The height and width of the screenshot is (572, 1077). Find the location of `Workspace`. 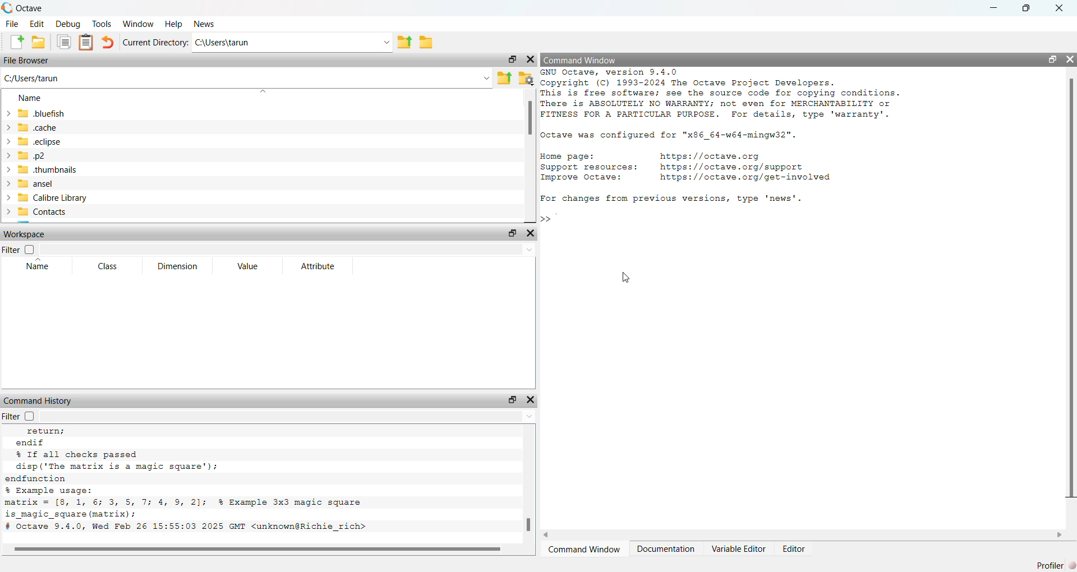

Workspace is located at coordinates (25, 234).